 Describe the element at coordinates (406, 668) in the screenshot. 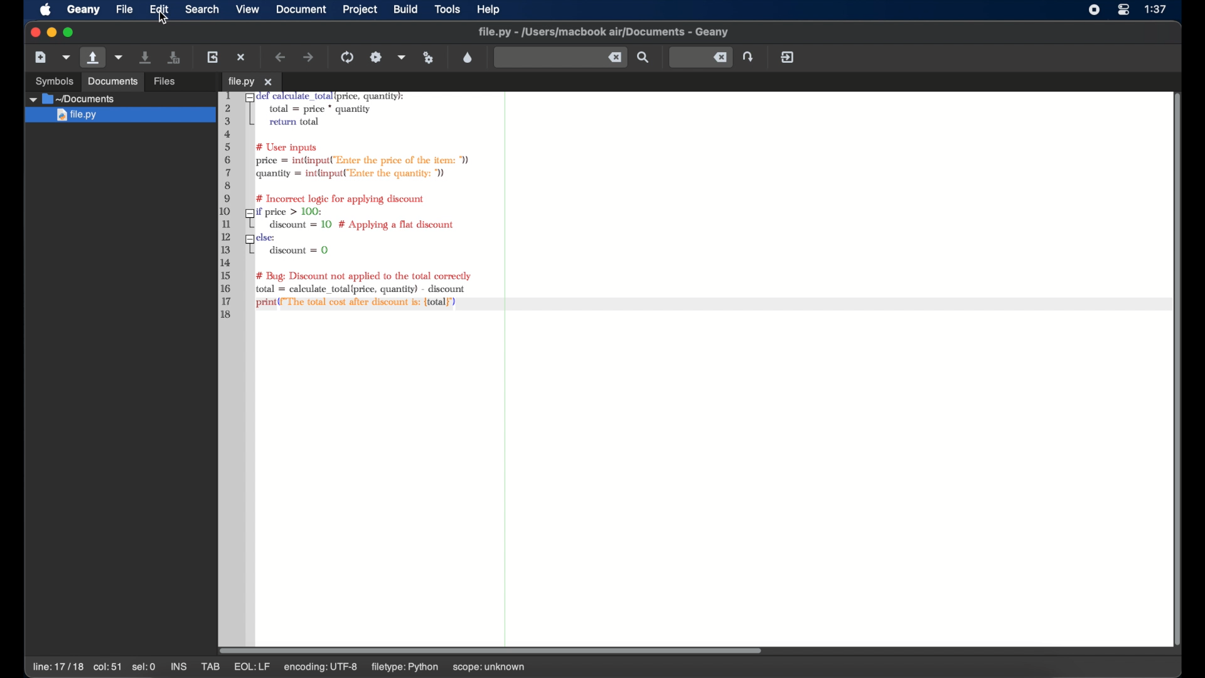

I see `filetype: python` at that location.